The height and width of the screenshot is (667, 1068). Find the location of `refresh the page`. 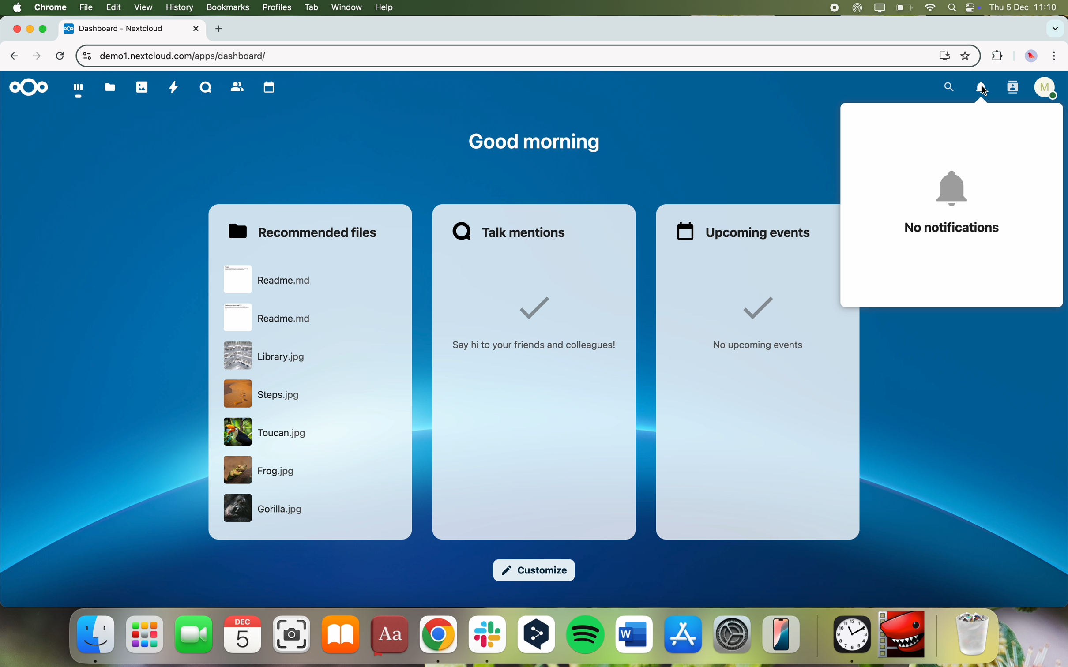

refresh the page is located at coordinates (60, 57).